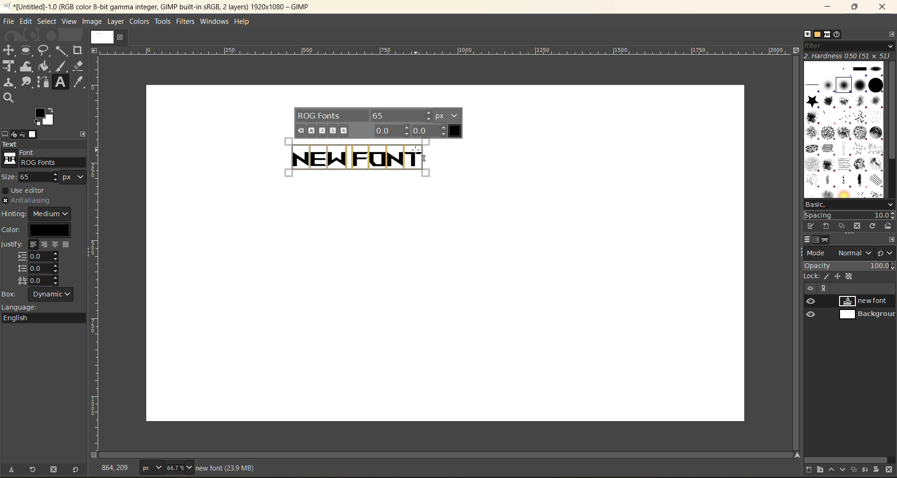 The image size is (897, 478). What do you see at coordinates (166, 6) in the screenshot?
I see `file name and app name` at bounding box center [166, 6].